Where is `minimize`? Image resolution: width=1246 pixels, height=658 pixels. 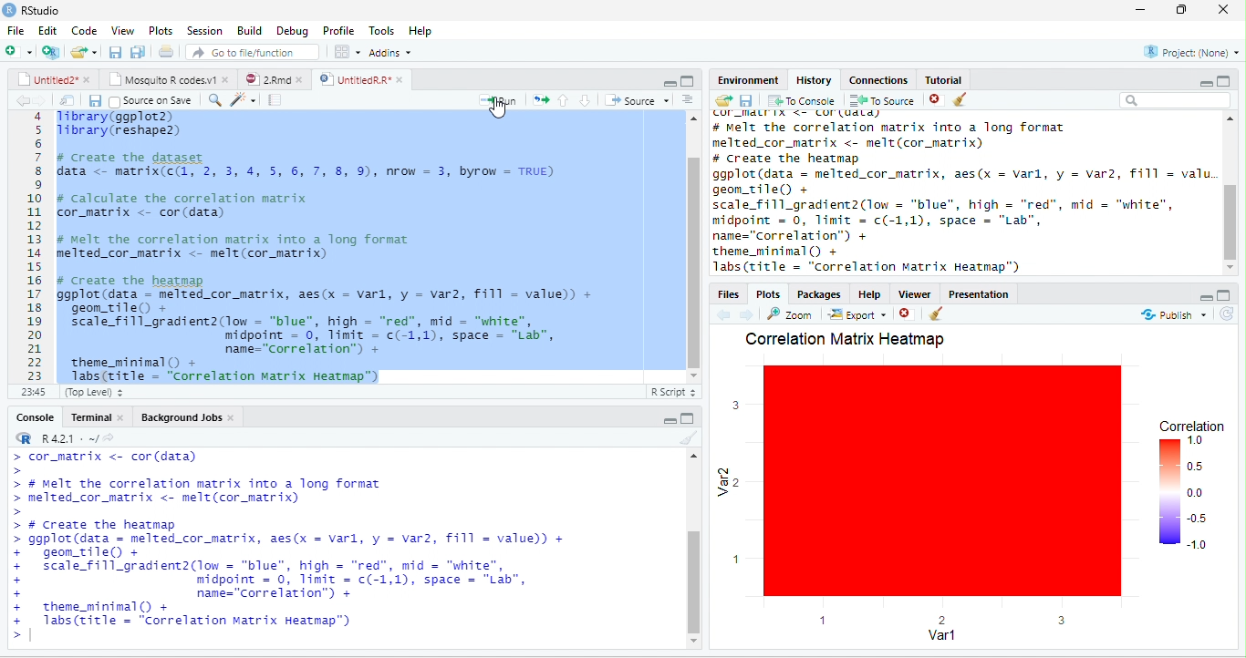 minimize is located at coordinates (664, 81).